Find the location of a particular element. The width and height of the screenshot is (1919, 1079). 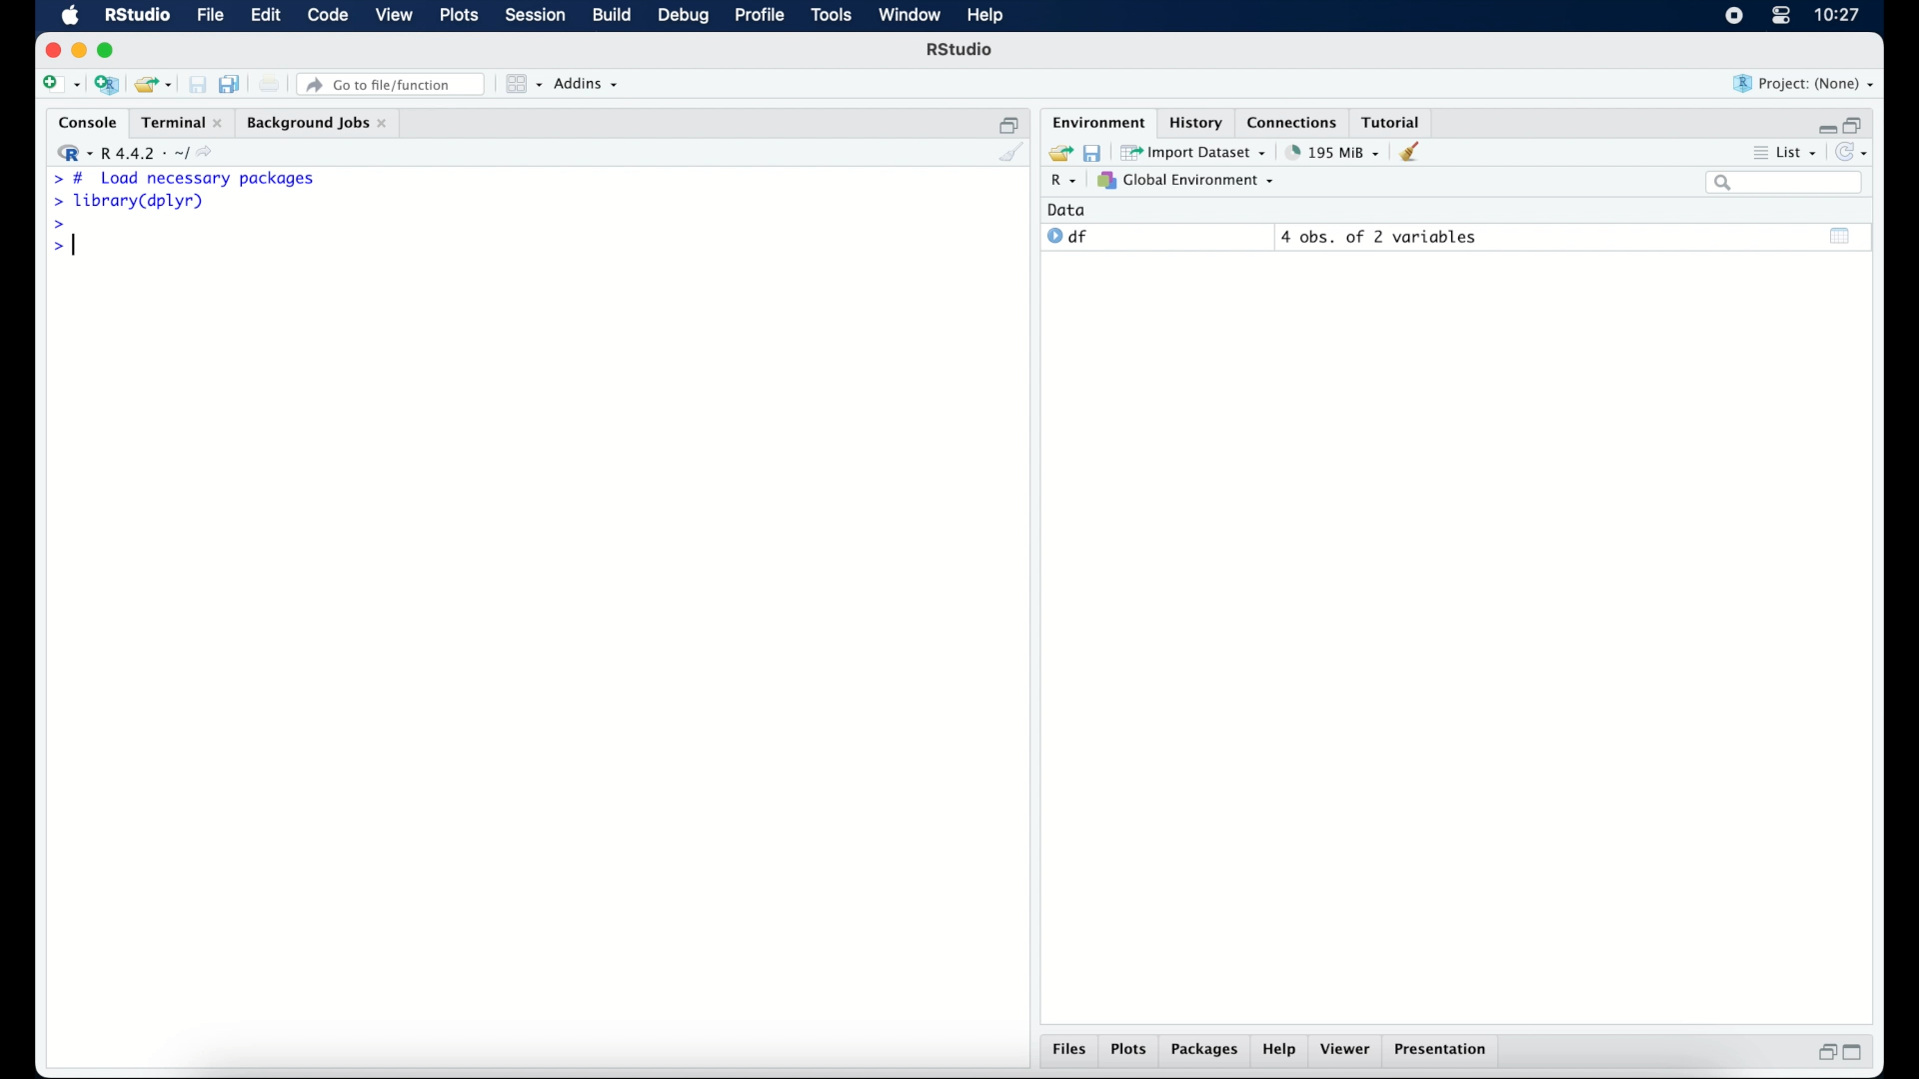

environment is located at coordinates (1095, 121).